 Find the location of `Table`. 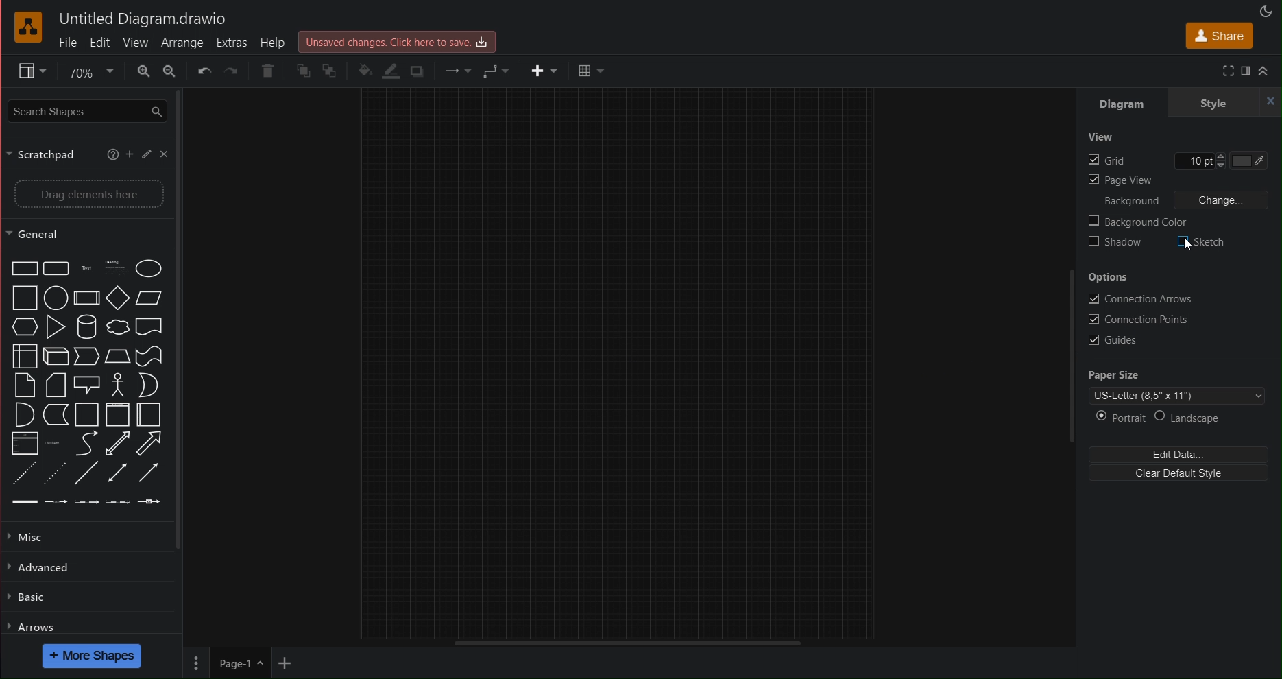

Table is located at coordinates (591, 69).